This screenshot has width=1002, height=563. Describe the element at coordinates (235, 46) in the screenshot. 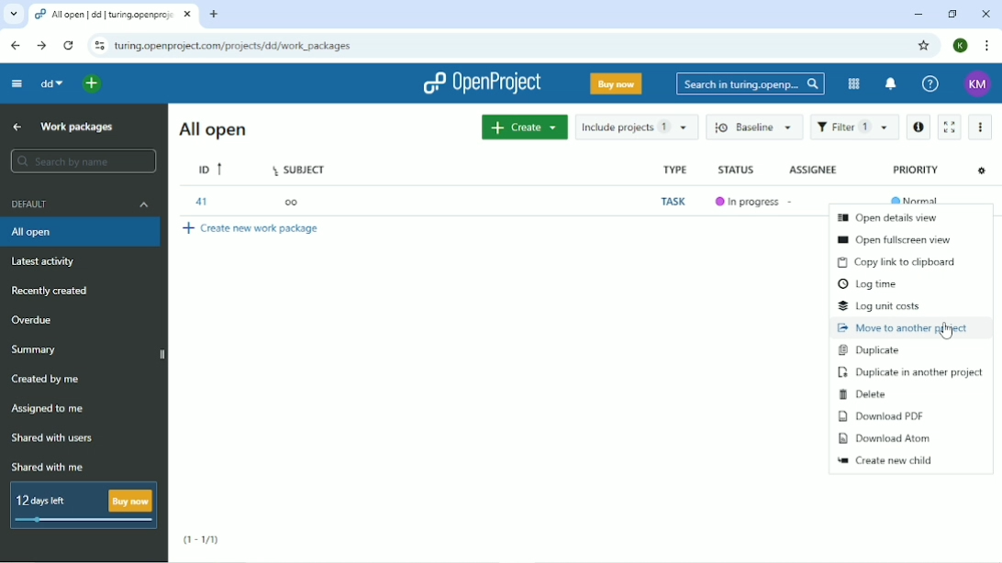

I see `Site` at that location.